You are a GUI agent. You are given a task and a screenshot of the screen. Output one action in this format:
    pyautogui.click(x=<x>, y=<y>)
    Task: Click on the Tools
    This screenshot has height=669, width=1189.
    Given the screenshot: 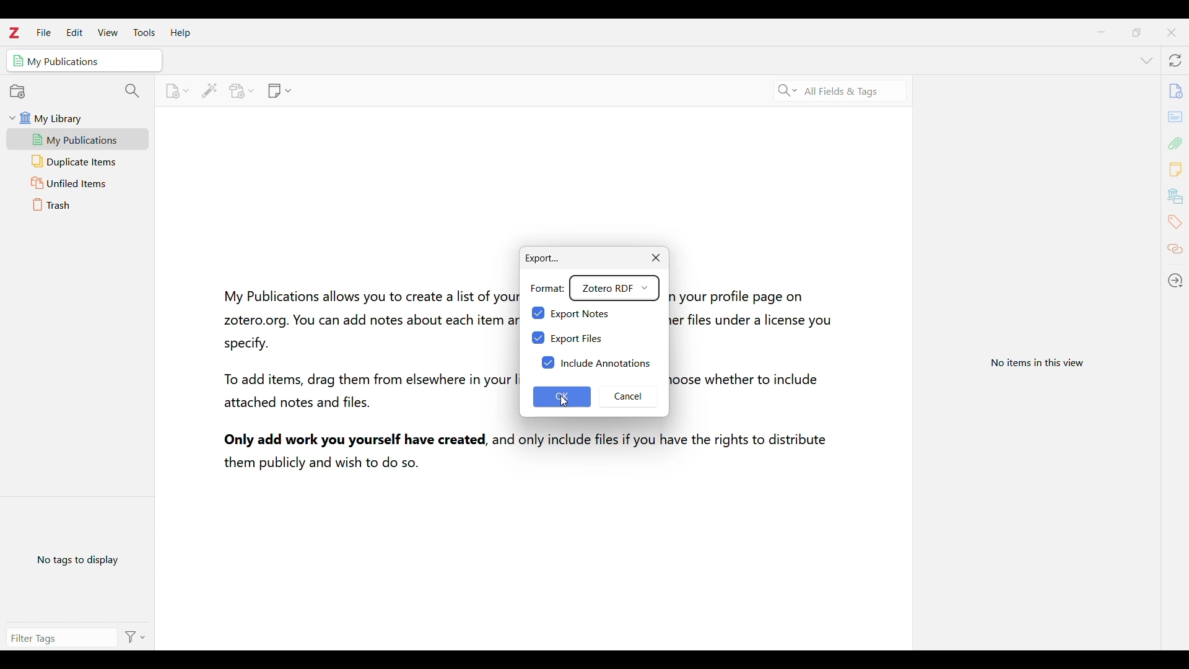 What is the action you would take?
    pyautogui.click(x=144, y=32)
    